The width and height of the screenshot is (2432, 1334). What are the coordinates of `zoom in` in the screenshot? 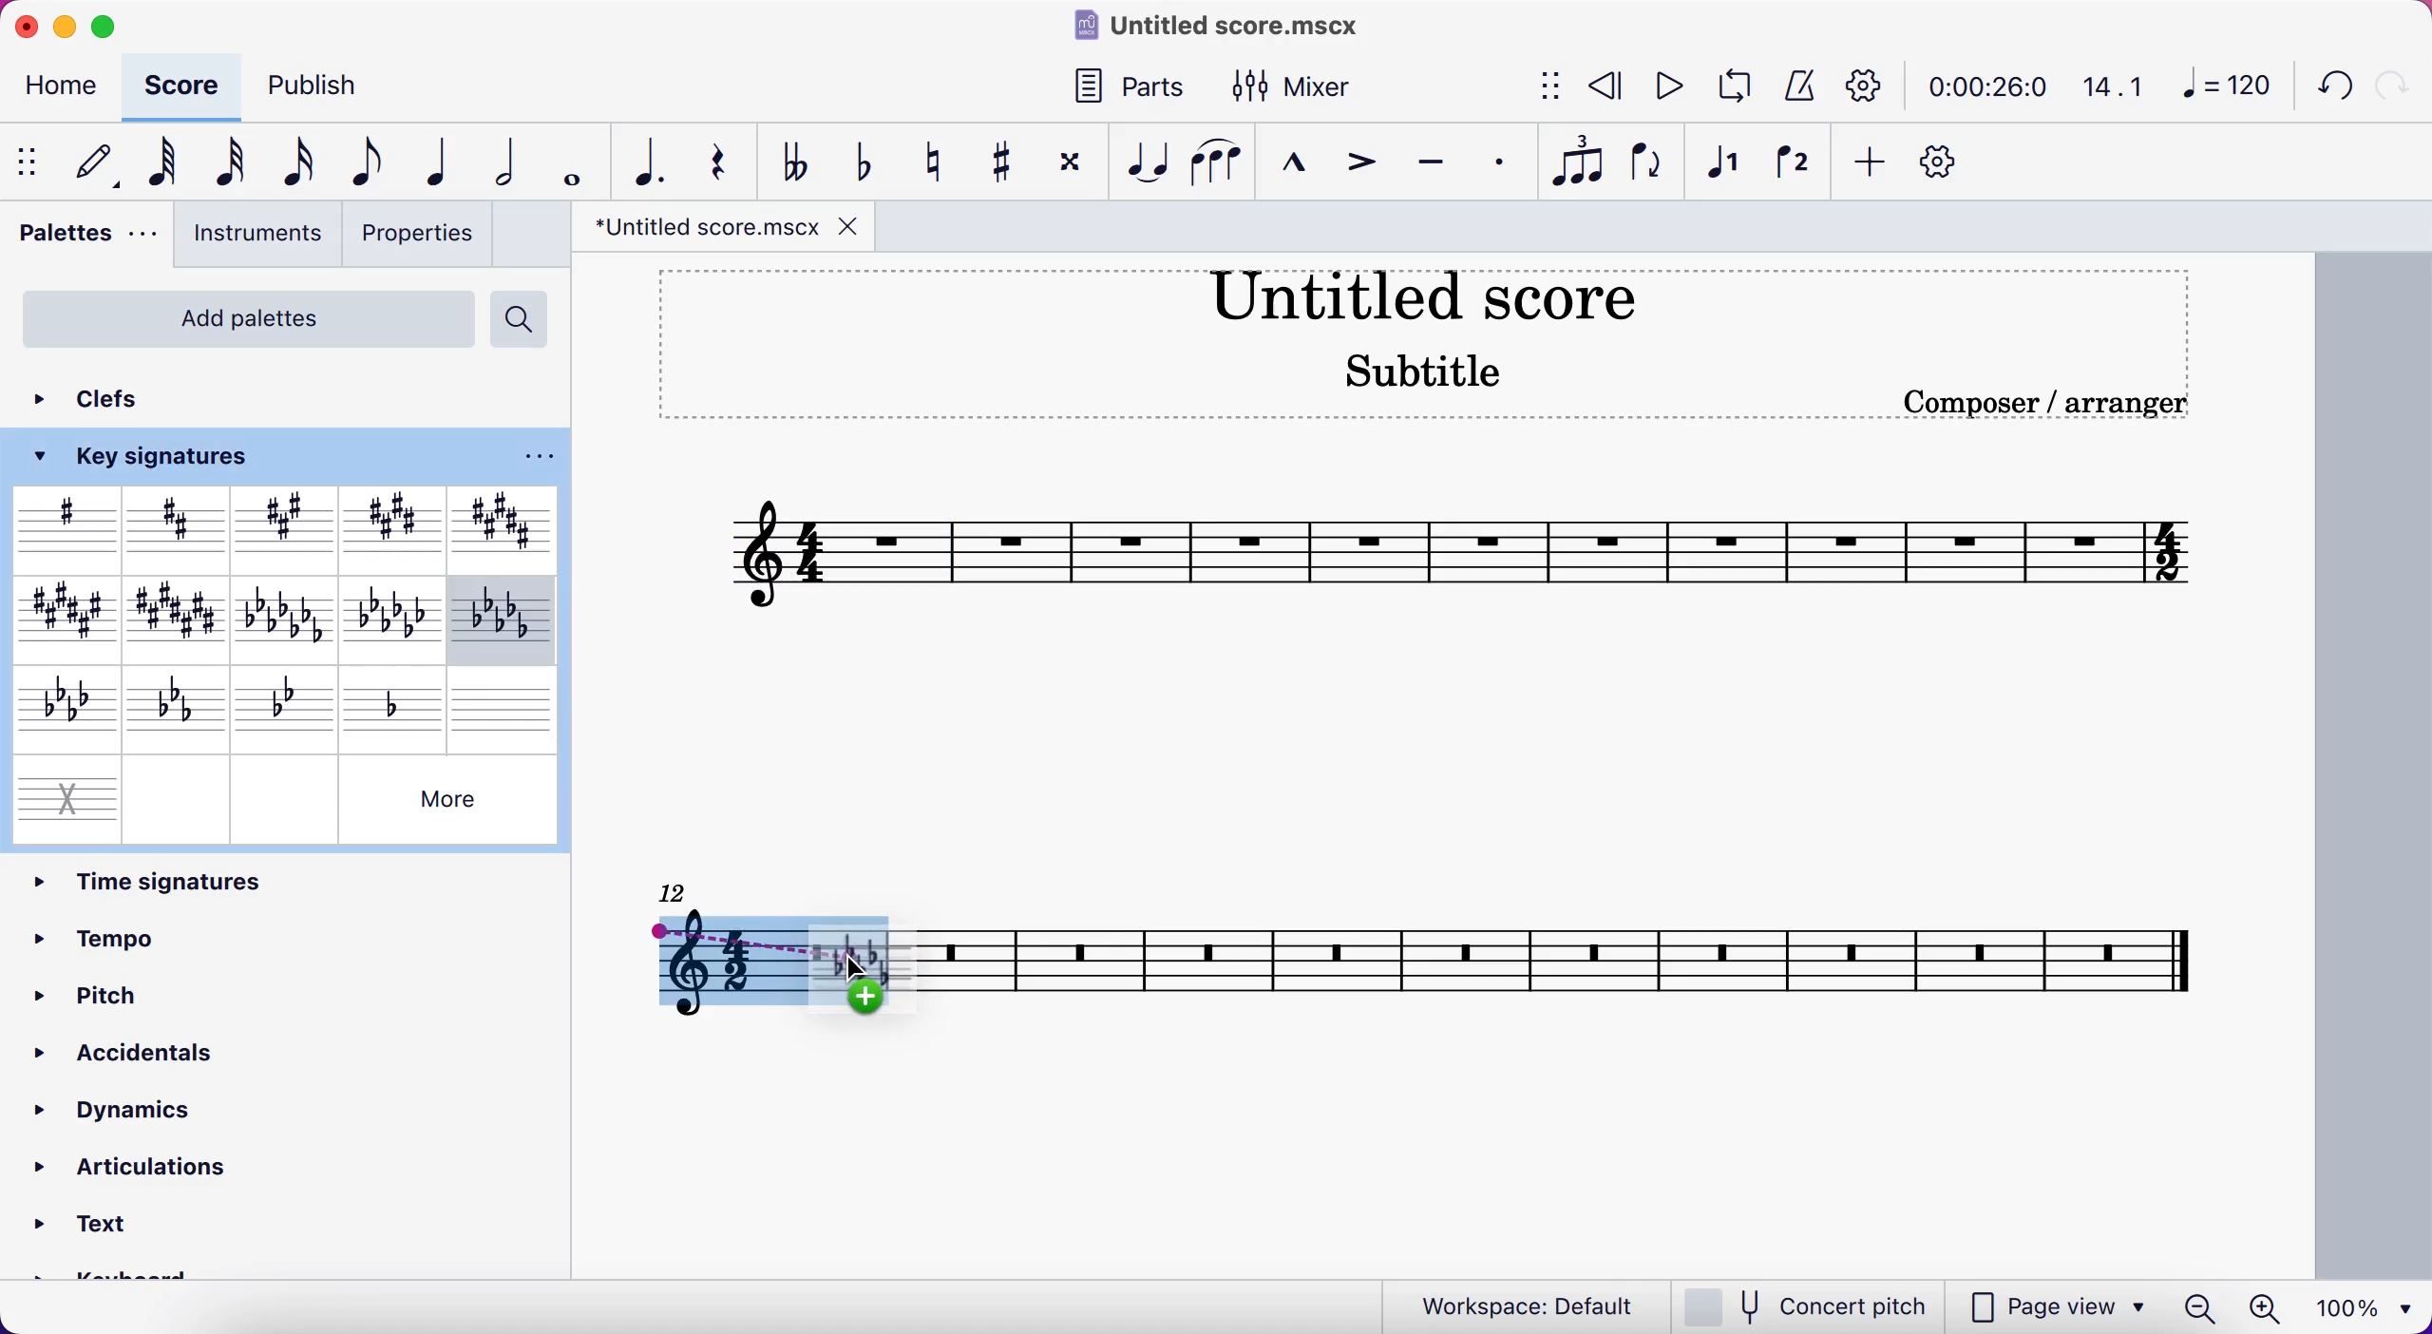 It's located at (2268, 1305).